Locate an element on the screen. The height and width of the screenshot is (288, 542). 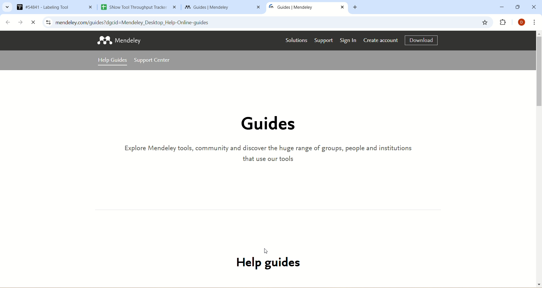
guides is located at coordinates (264, 125).